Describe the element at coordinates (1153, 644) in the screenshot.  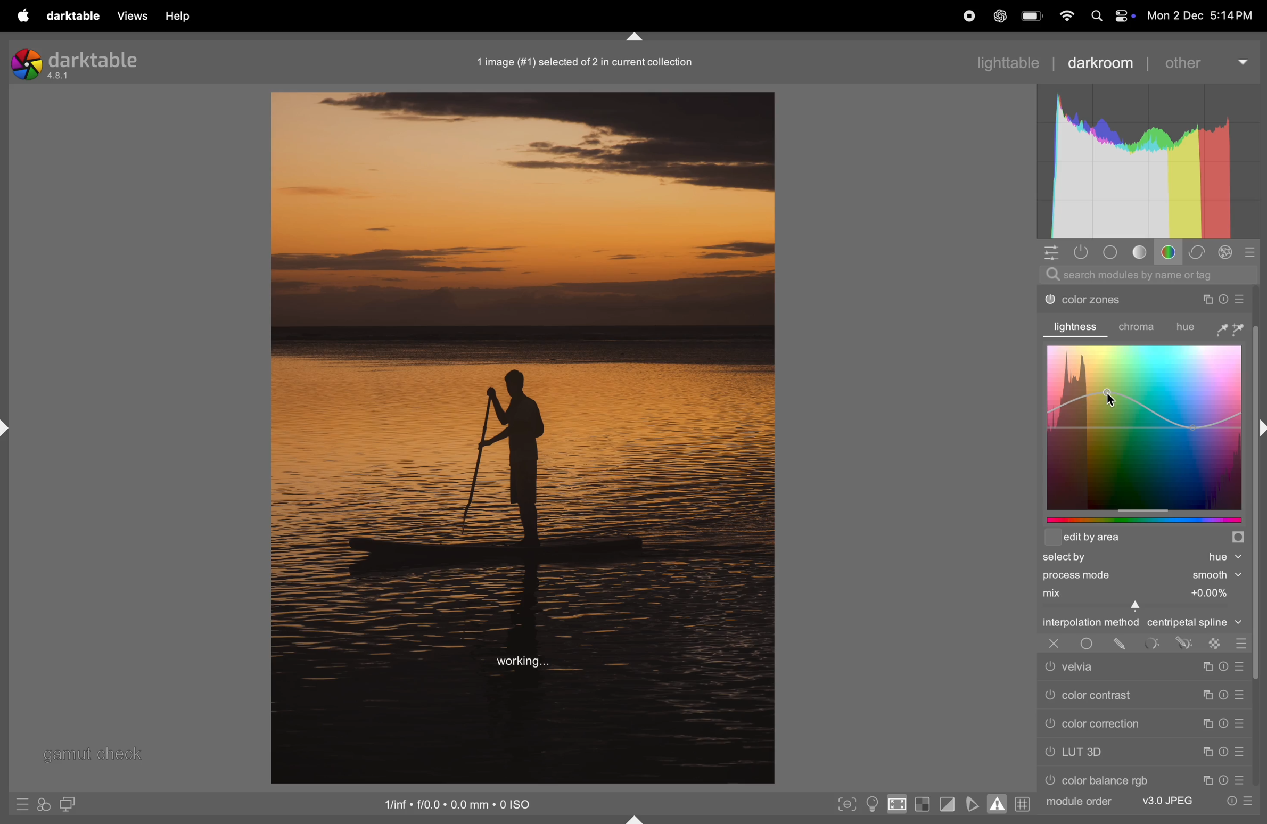
I see `` at that location.